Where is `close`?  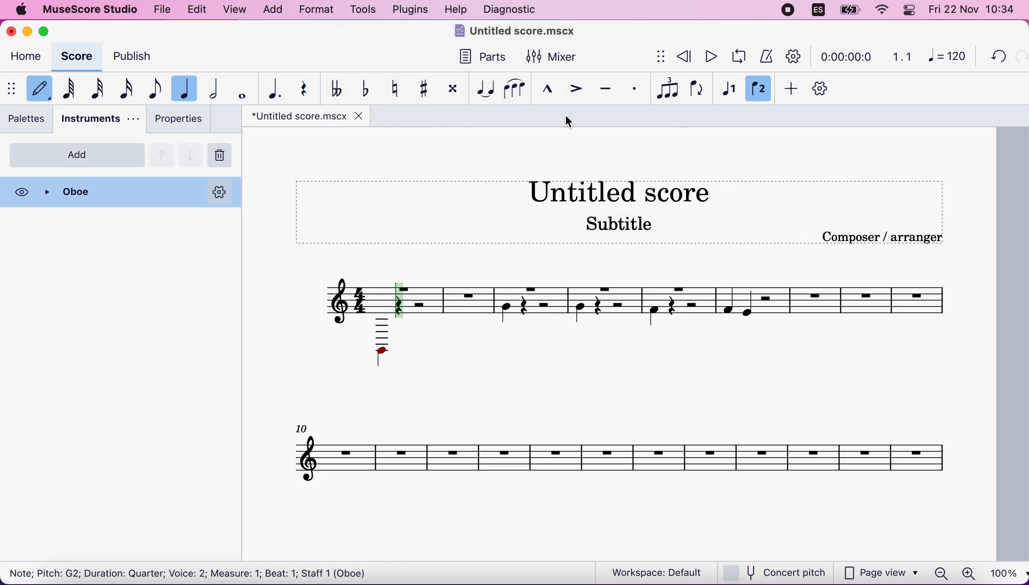
close is located at coordinates (10, 33).